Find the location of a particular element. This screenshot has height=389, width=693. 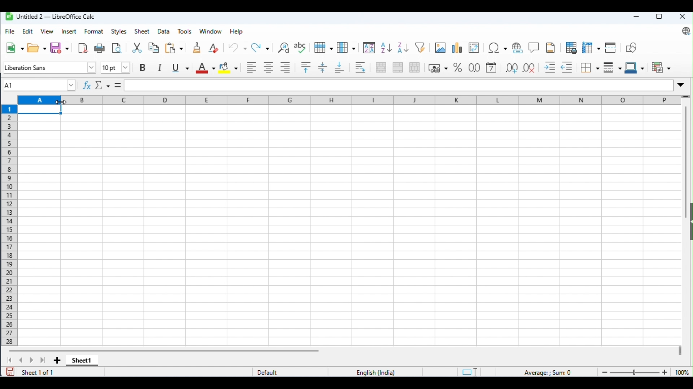

data is located at coordinates (164, 32).